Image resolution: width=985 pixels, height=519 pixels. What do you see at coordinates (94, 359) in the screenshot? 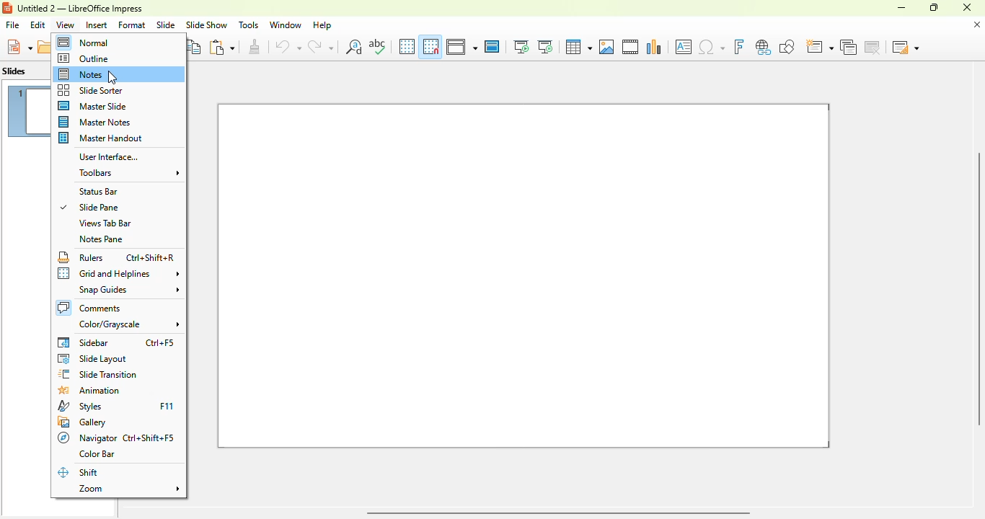
I see `slide layout` at bounding box center [94, 359].